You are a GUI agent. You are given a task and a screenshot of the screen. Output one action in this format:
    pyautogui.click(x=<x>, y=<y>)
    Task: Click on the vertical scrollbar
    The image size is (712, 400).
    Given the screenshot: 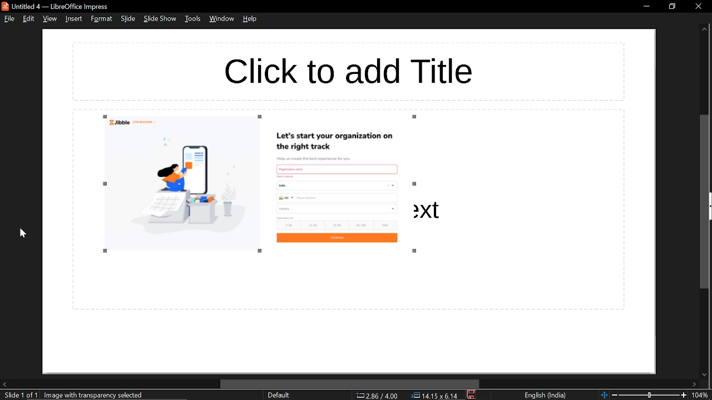 What is the action you would take?
    pyautogui.click(x=705, y=202)
    